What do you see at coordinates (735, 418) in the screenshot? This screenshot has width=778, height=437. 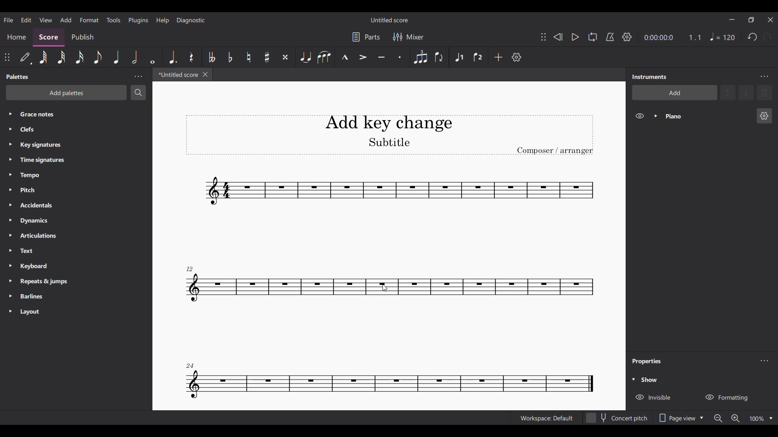 I see `Zoom in` at bounding box center [735, 418].